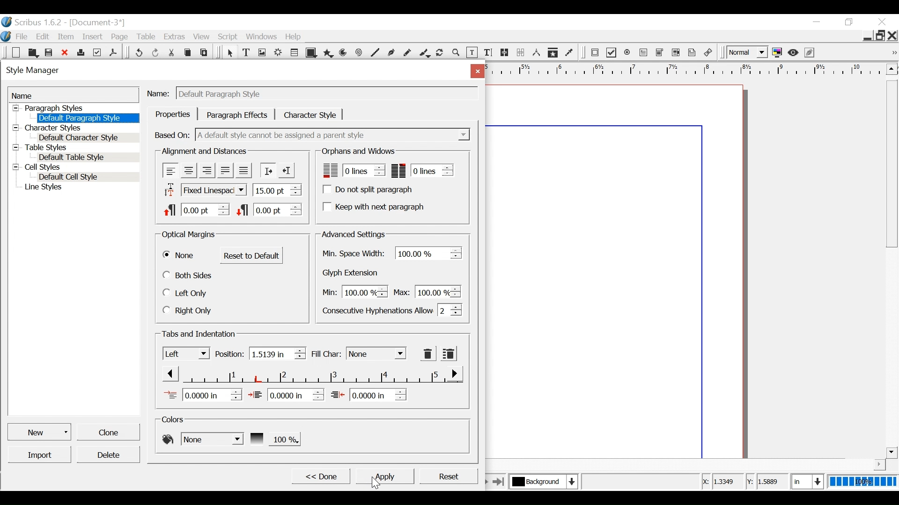  Describe the element at coordinates (553, 53) in the screenshot. I see `Copy items properties` at that location.